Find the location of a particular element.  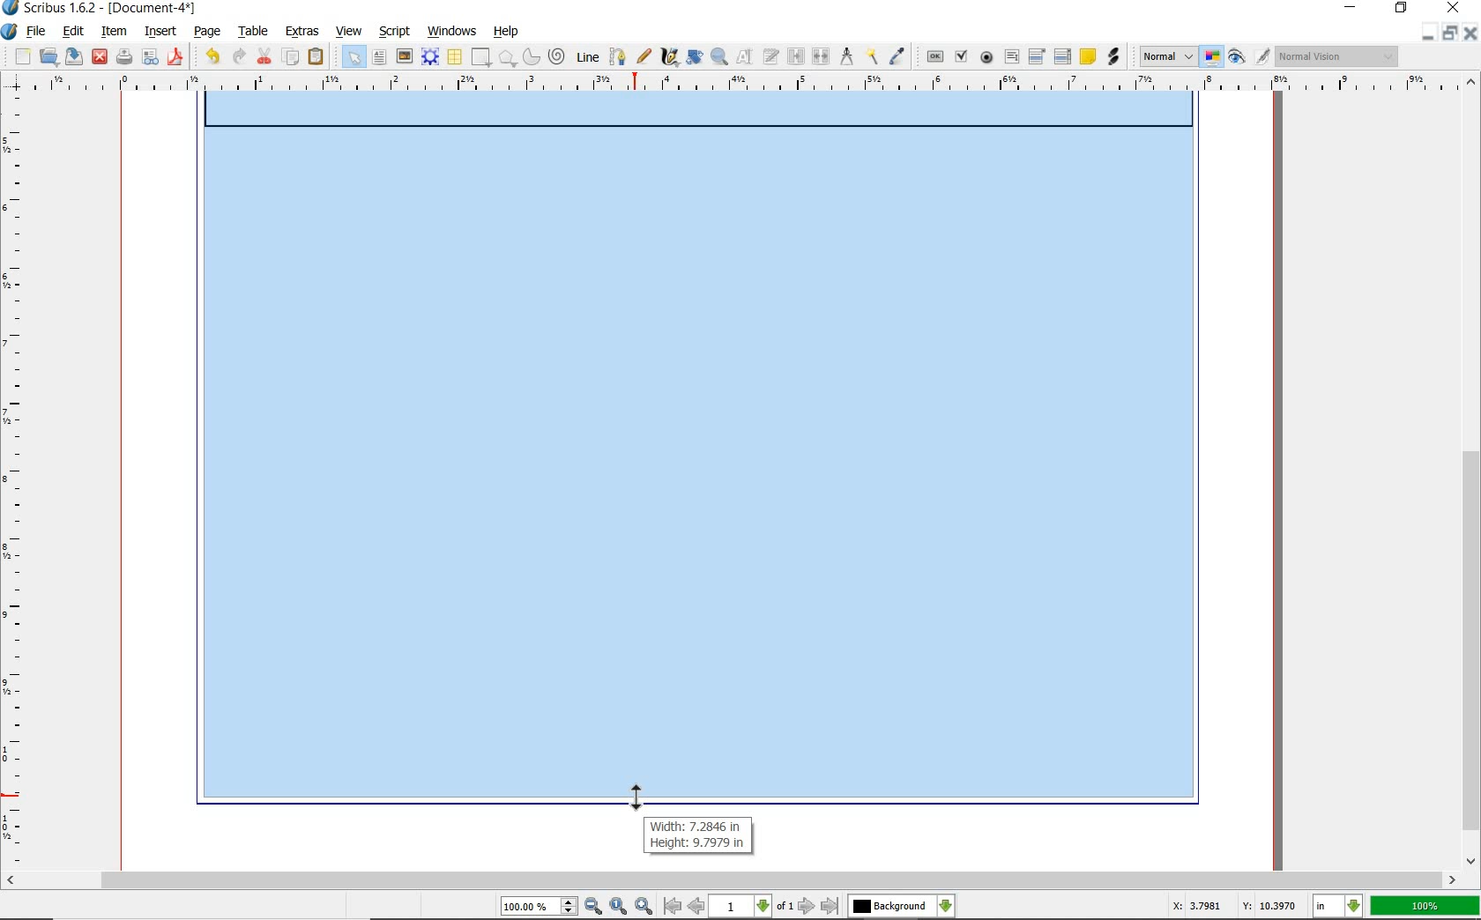

help is located at coordinates (508, 33).